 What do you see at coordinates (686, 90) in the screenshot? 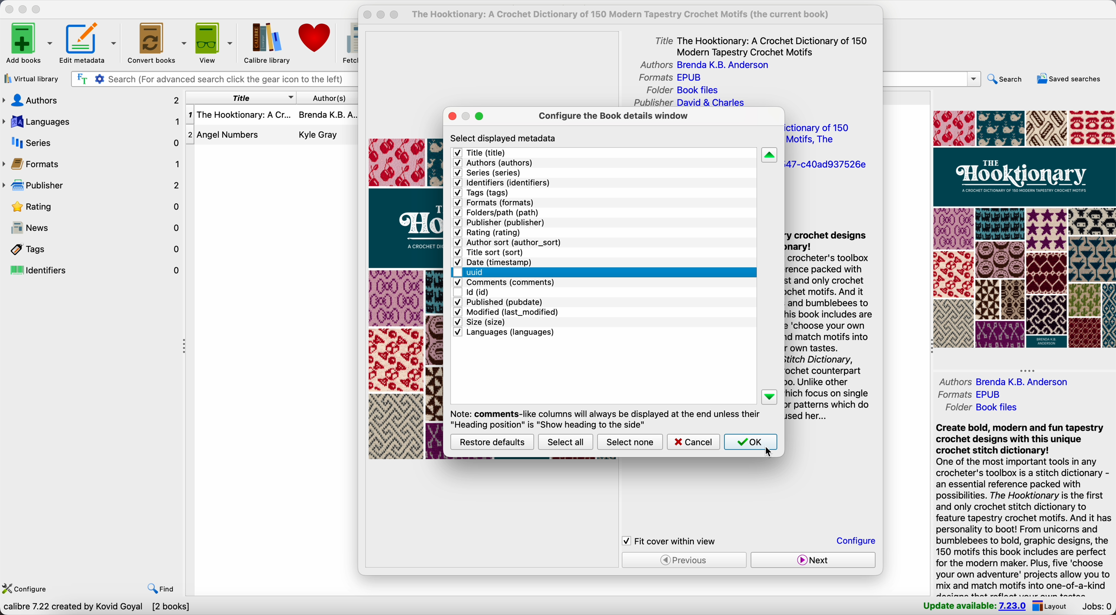
I see `folder` at bounding box center [686, 90].